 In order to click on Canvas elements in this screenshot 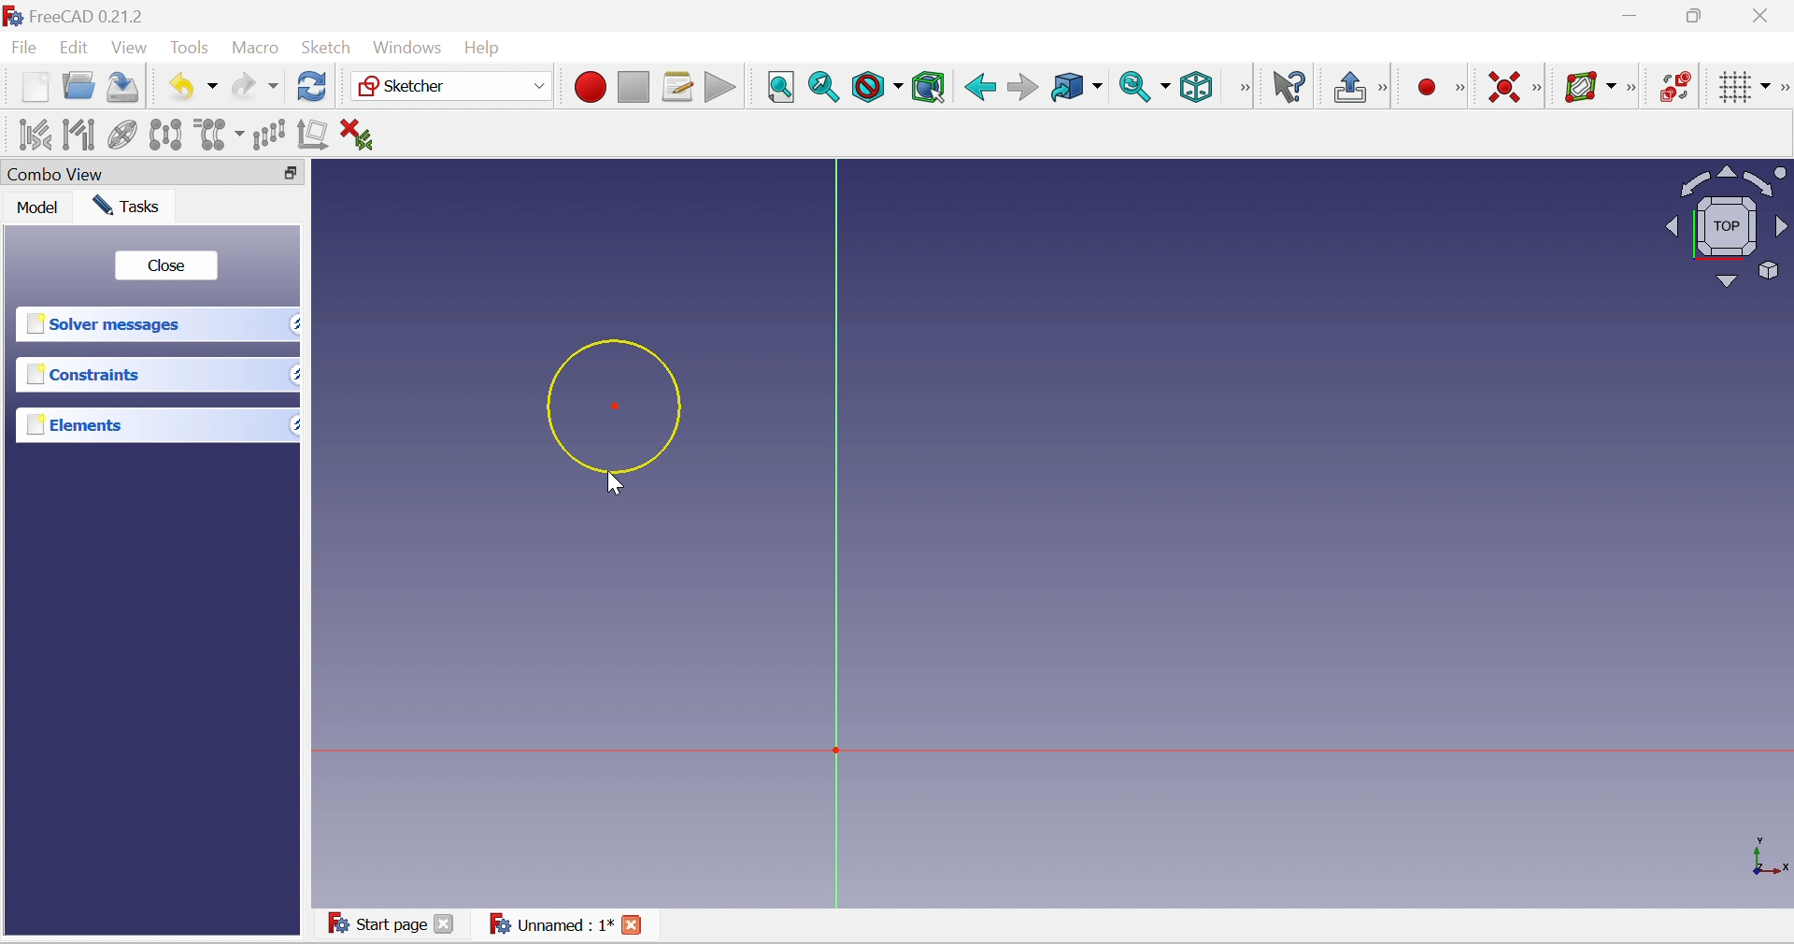, I will do `click(861, 717)`.